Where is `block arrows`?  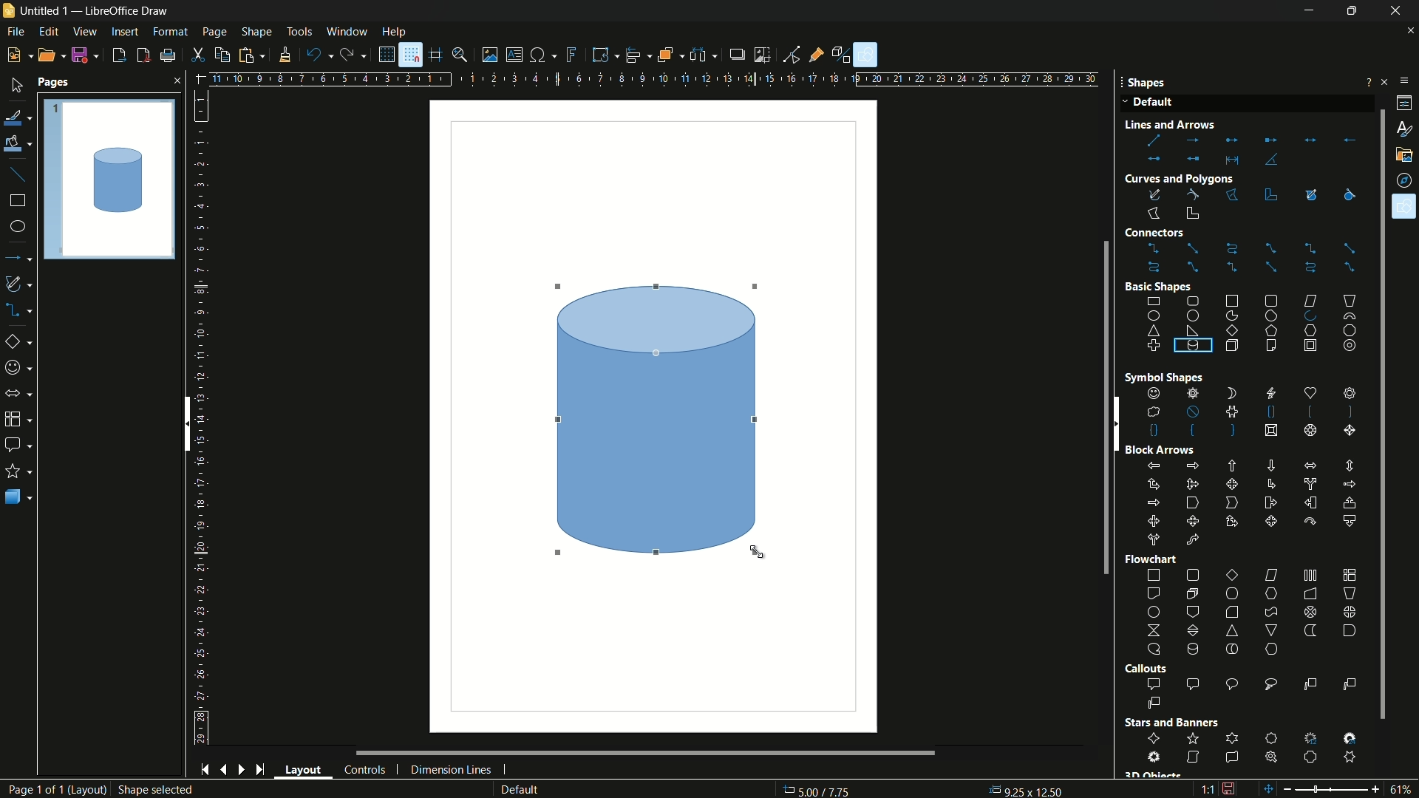 block arrows is located at coordinates (1251, 505).